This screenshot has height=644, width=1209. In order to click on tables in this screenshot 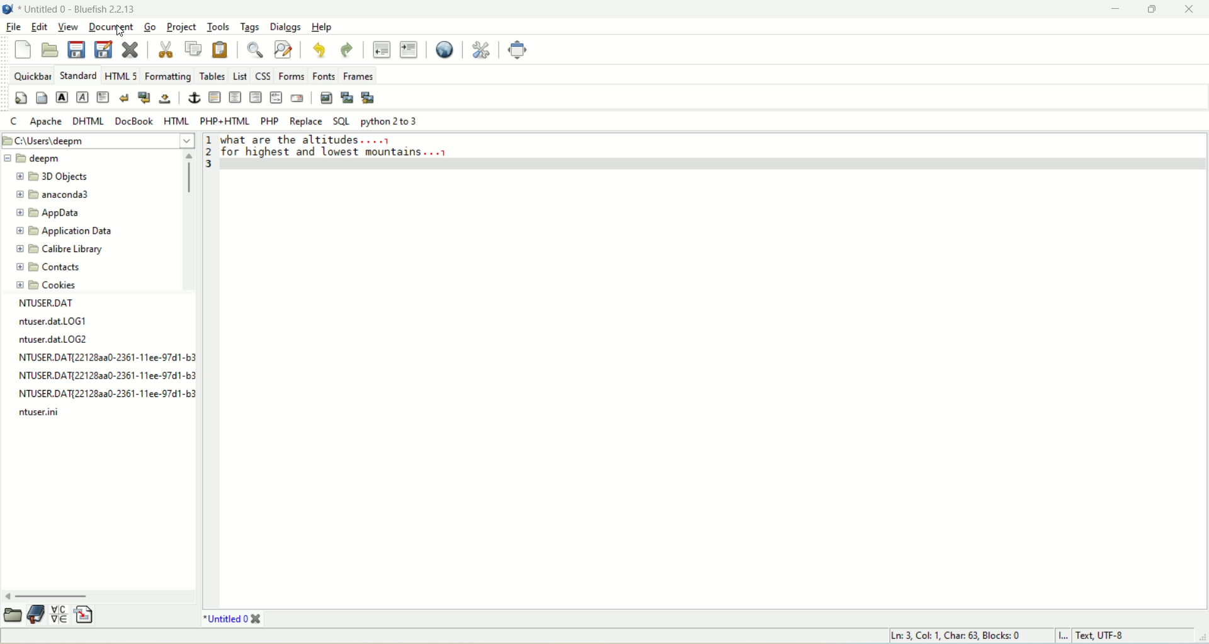, I will do `click(212, 75)`.